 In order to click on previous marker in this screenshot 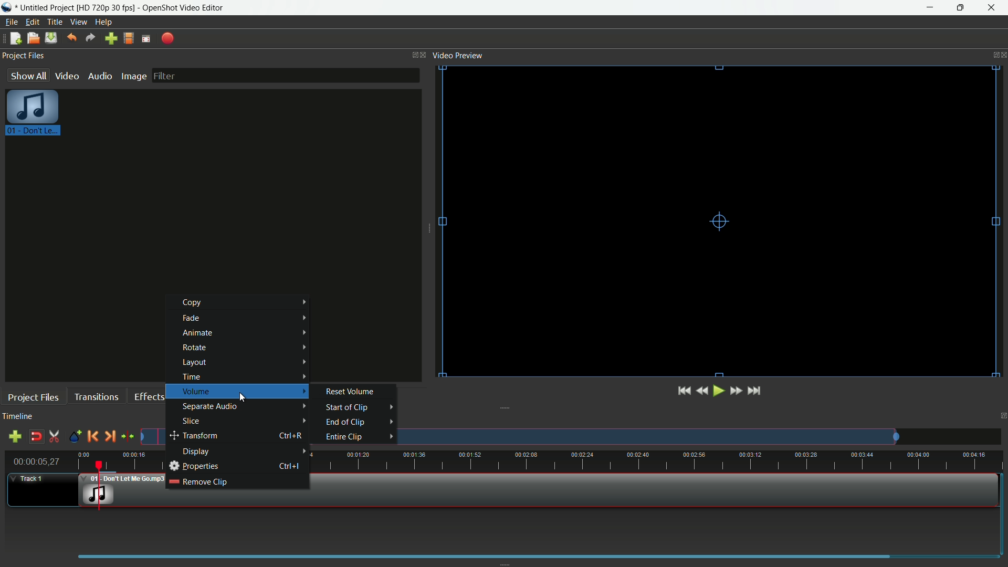, I will do `click(93, 436)`.